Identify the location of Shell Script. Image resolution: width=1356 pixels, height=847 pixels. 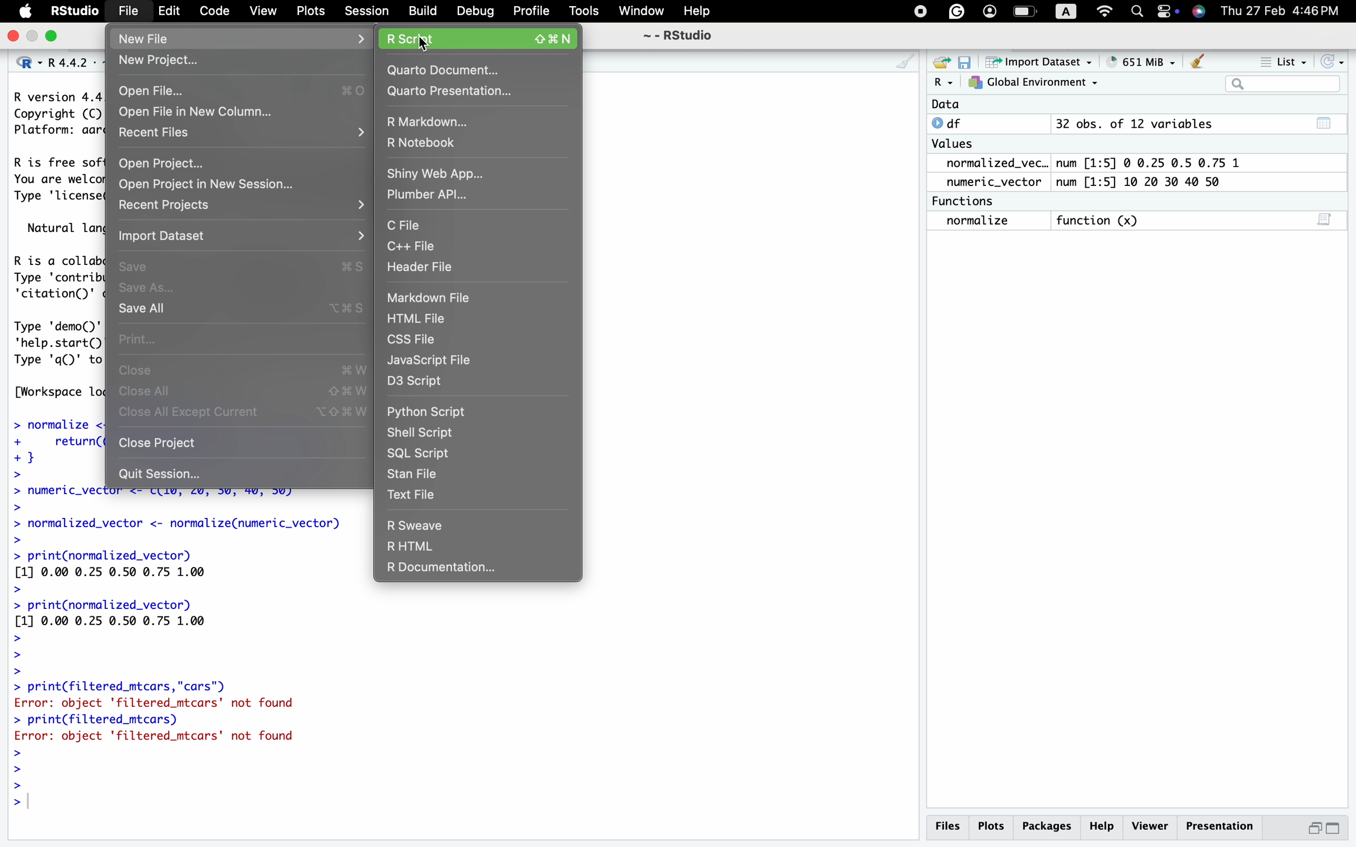
(430, 431).